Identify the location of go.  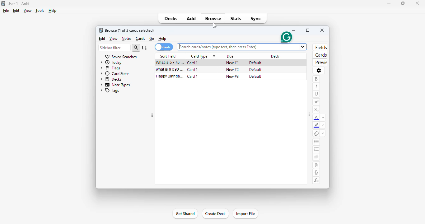
(152, 39).